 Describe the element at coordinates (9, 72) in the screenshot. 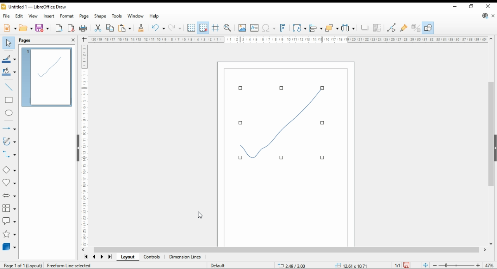

I see `fill color` at that location.